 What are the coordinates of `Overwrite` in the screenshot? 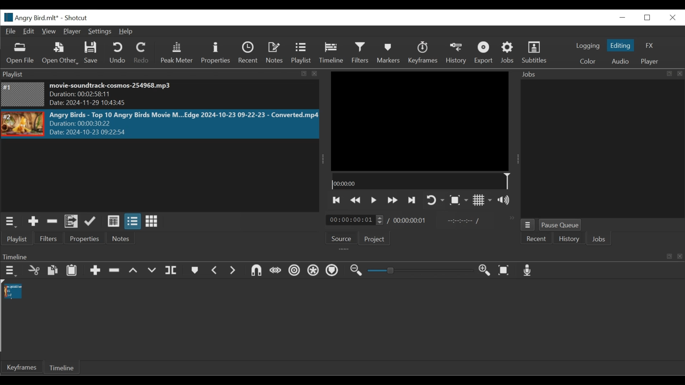 It's located at (152, 271).